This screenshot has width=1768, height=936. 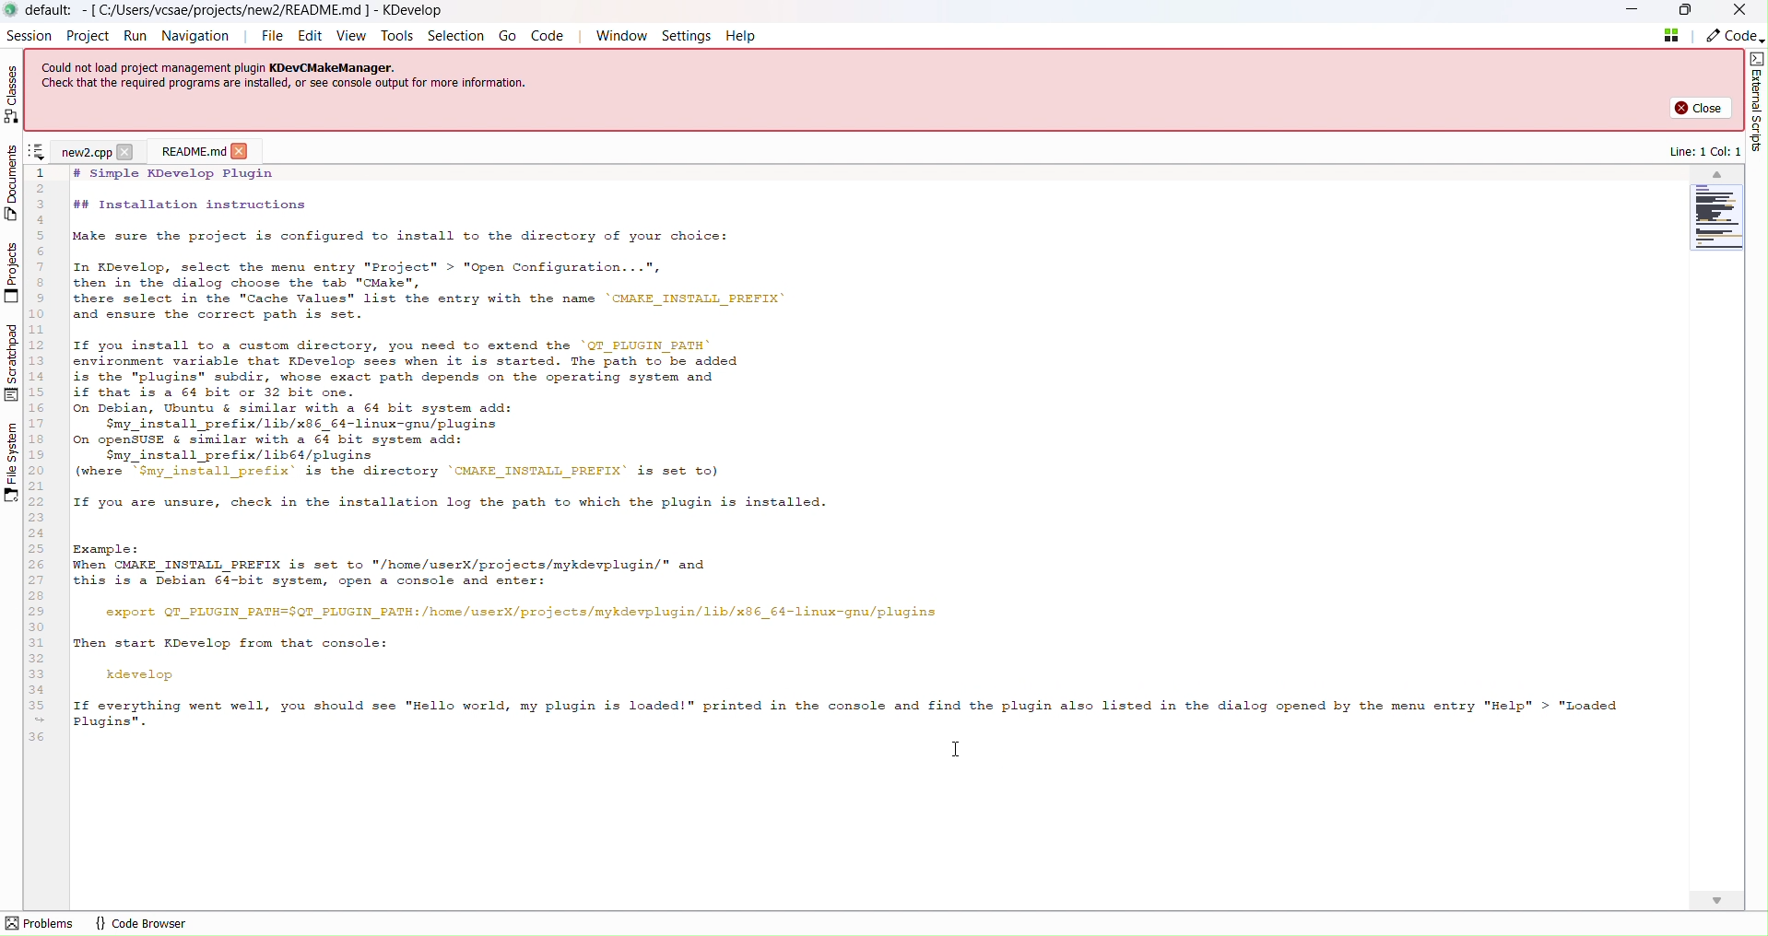 What do you see at coordinates (352, 37) in the screenshot?
I see `View` at bounding box center [352, 37].